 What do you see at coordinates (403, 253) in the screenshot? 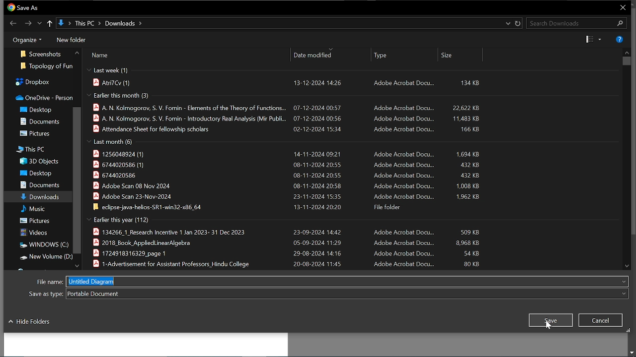
I see `‘Adobe Acrobat Docu...` at bounding box center [403, 253].